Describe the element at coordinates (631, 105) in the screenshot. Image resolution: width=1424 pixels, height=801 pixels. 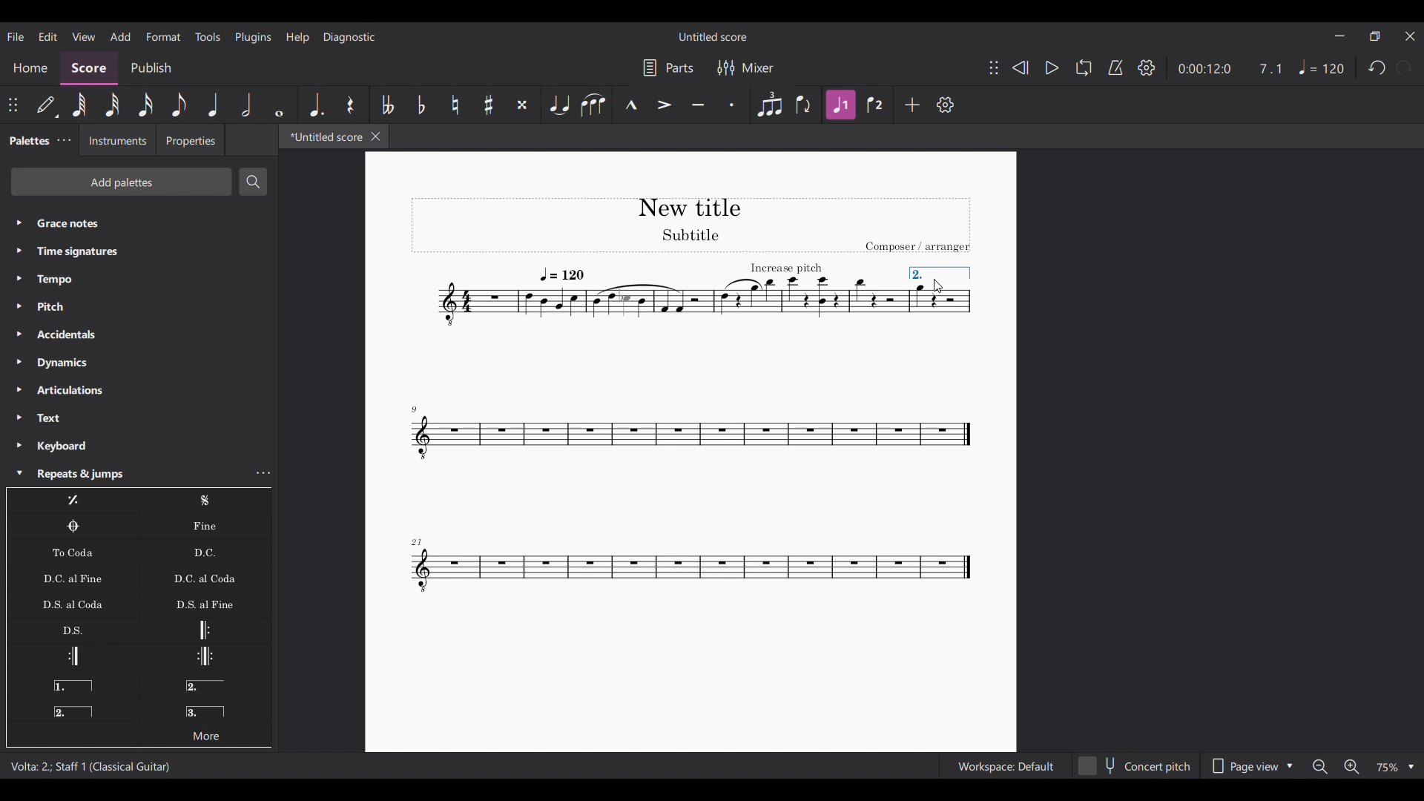
I see `Marcato` at that location.